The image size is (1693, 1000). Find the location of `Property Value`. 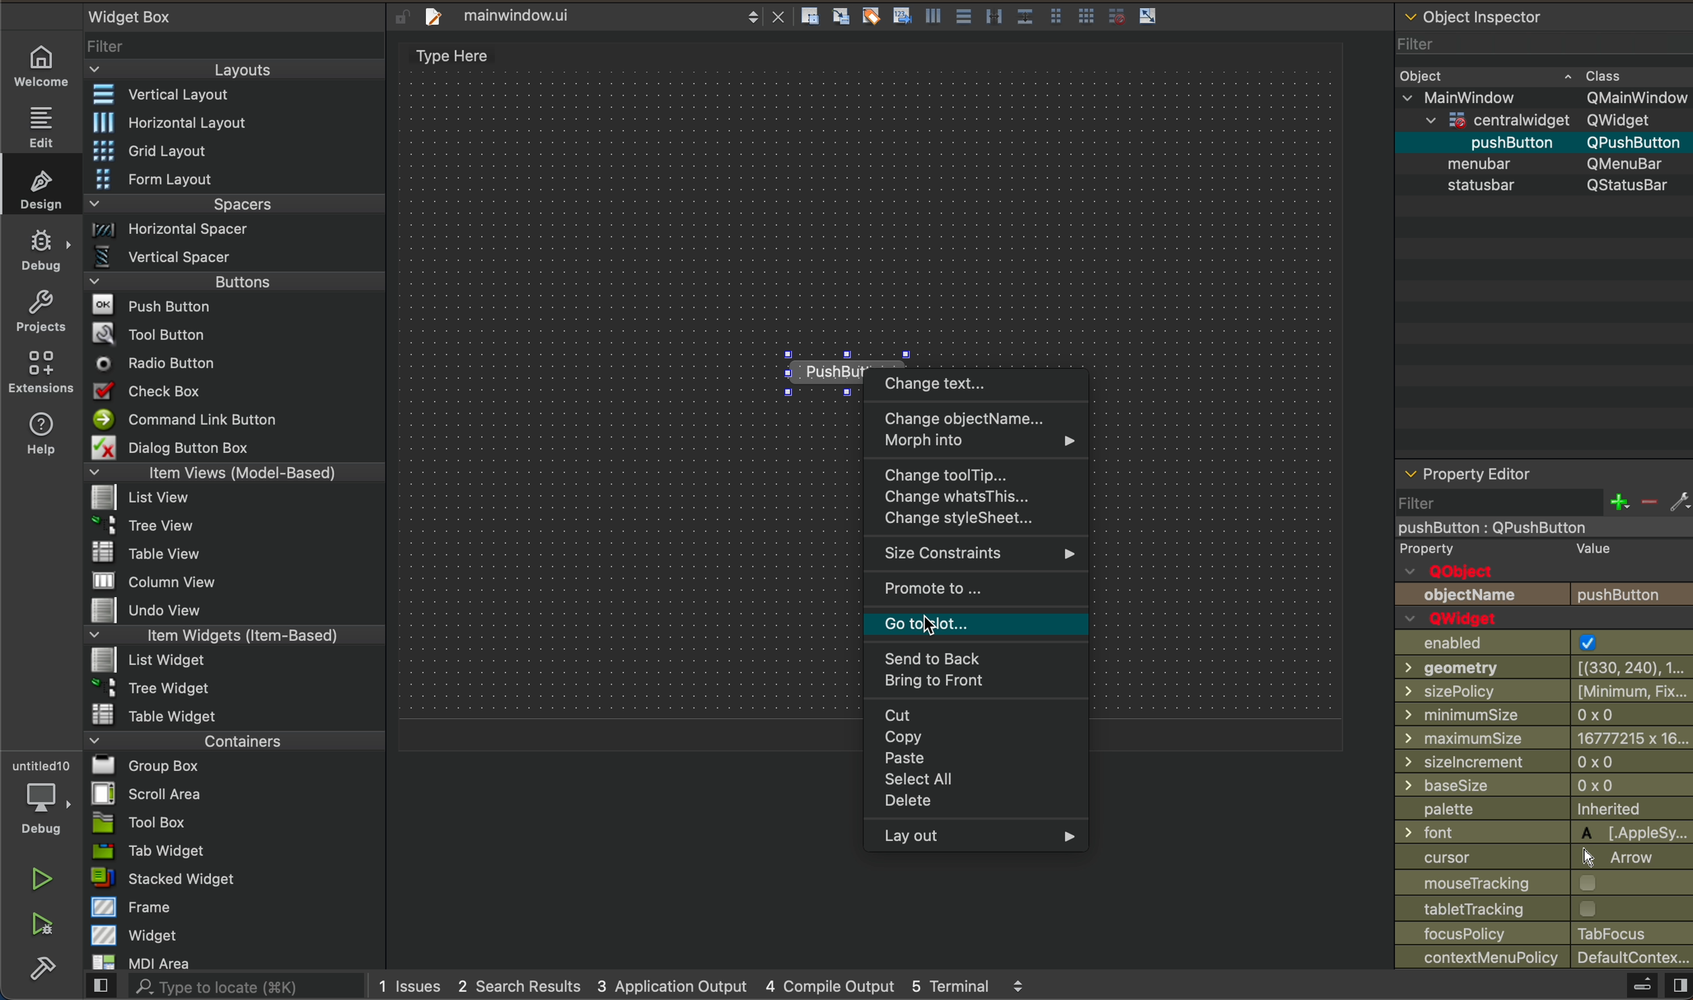

Property Value is located at coordinates (1510, 549).